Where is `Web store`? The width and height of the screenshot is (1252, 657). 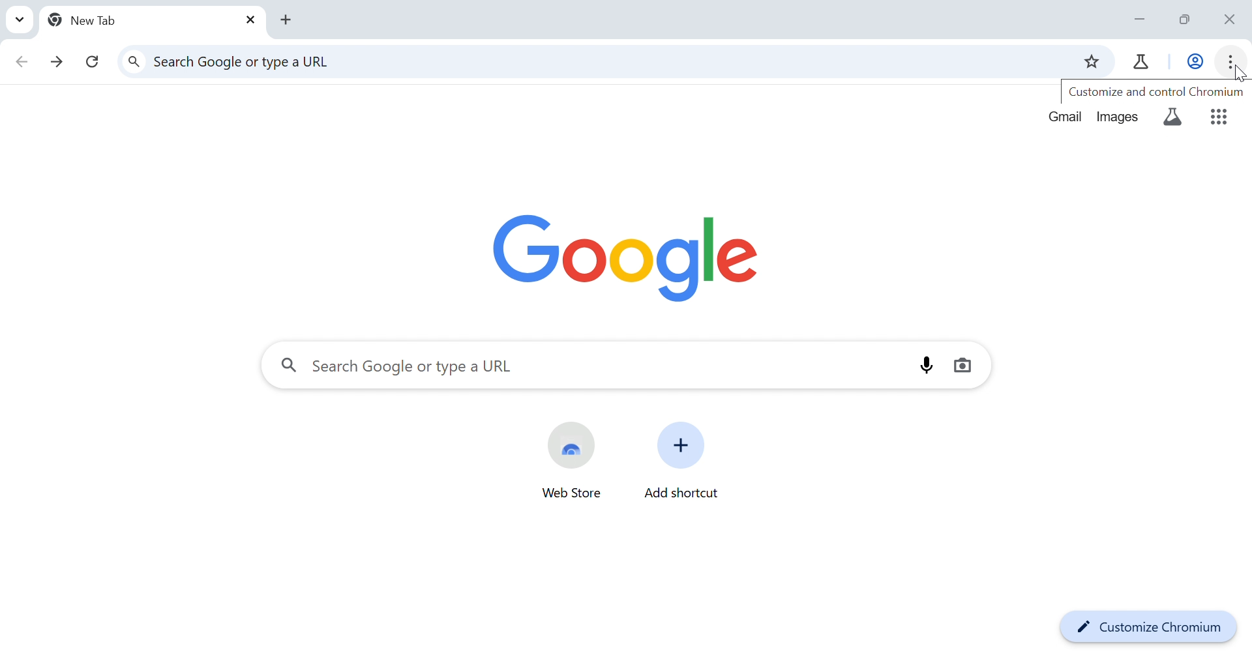
Web store is located at coordinates (572, 446).